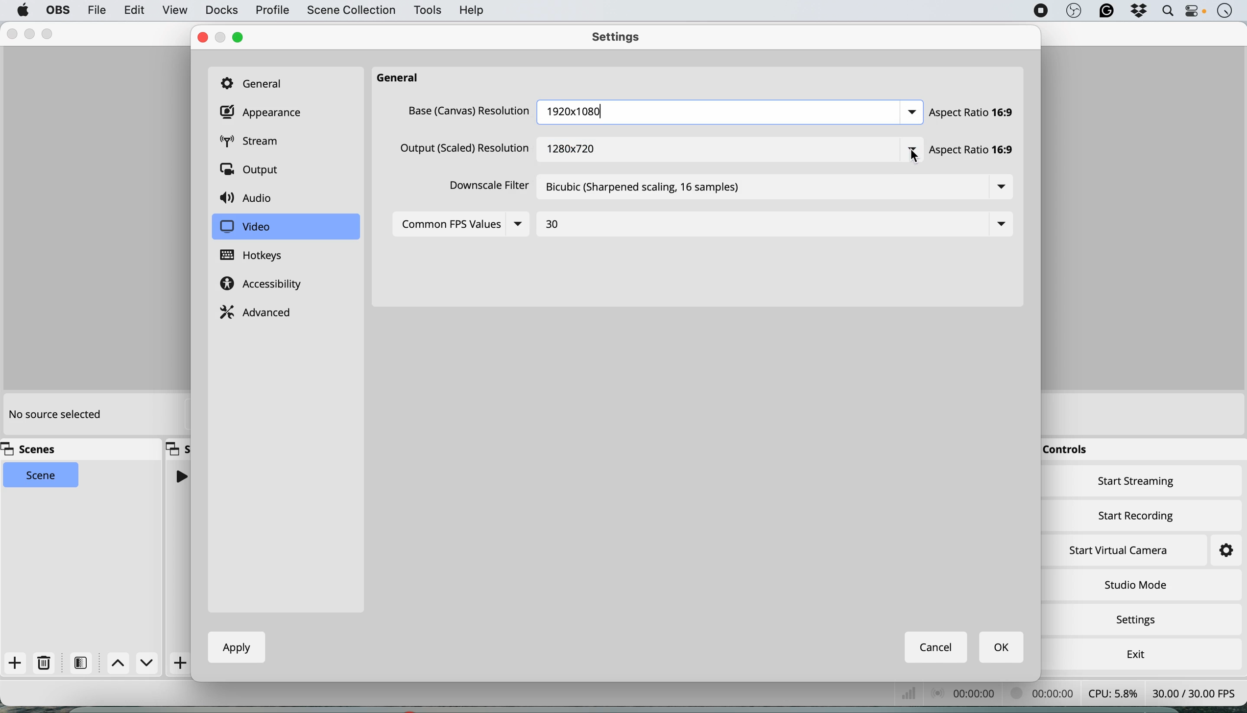  I want to click on list, so click(524, 225).